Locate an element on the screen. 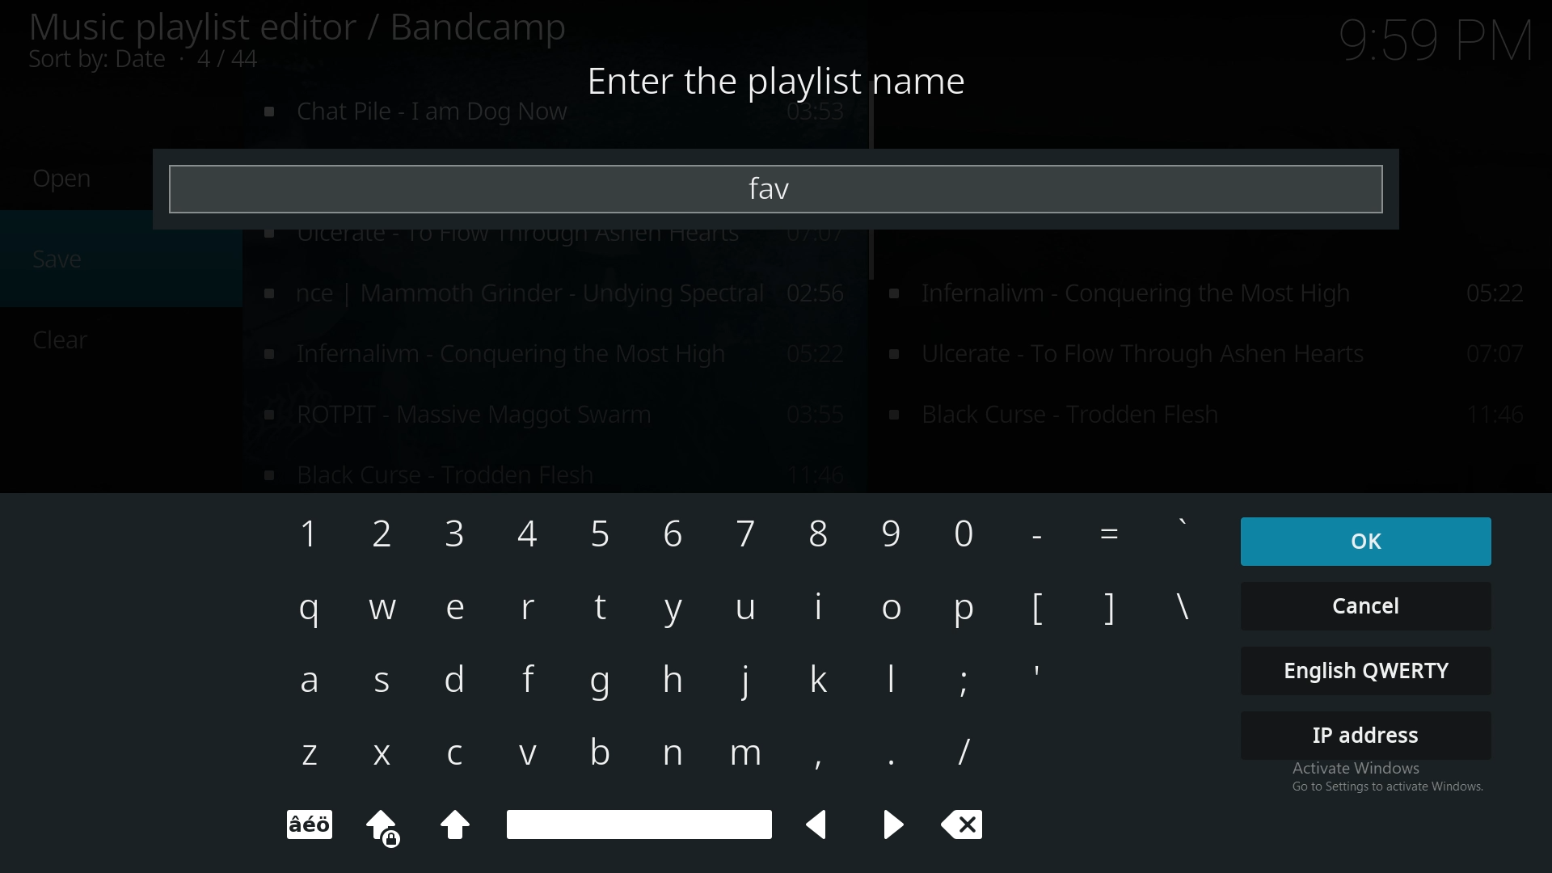 The height and width of the screenshot is (873, 1552). keyboard input is located at coordinates (531, 756).